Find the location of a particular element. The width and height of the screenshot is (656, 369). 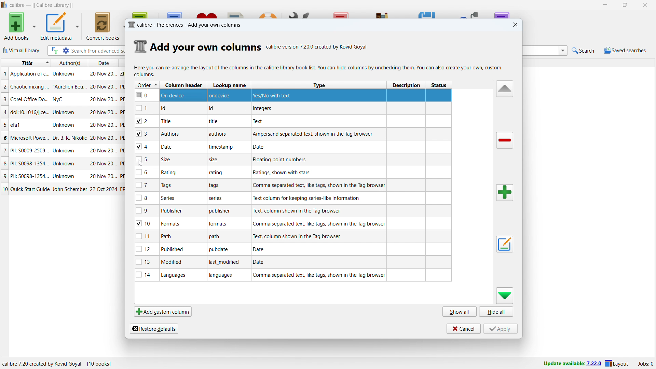

Add your own columns is located at coordinates (206, 46).